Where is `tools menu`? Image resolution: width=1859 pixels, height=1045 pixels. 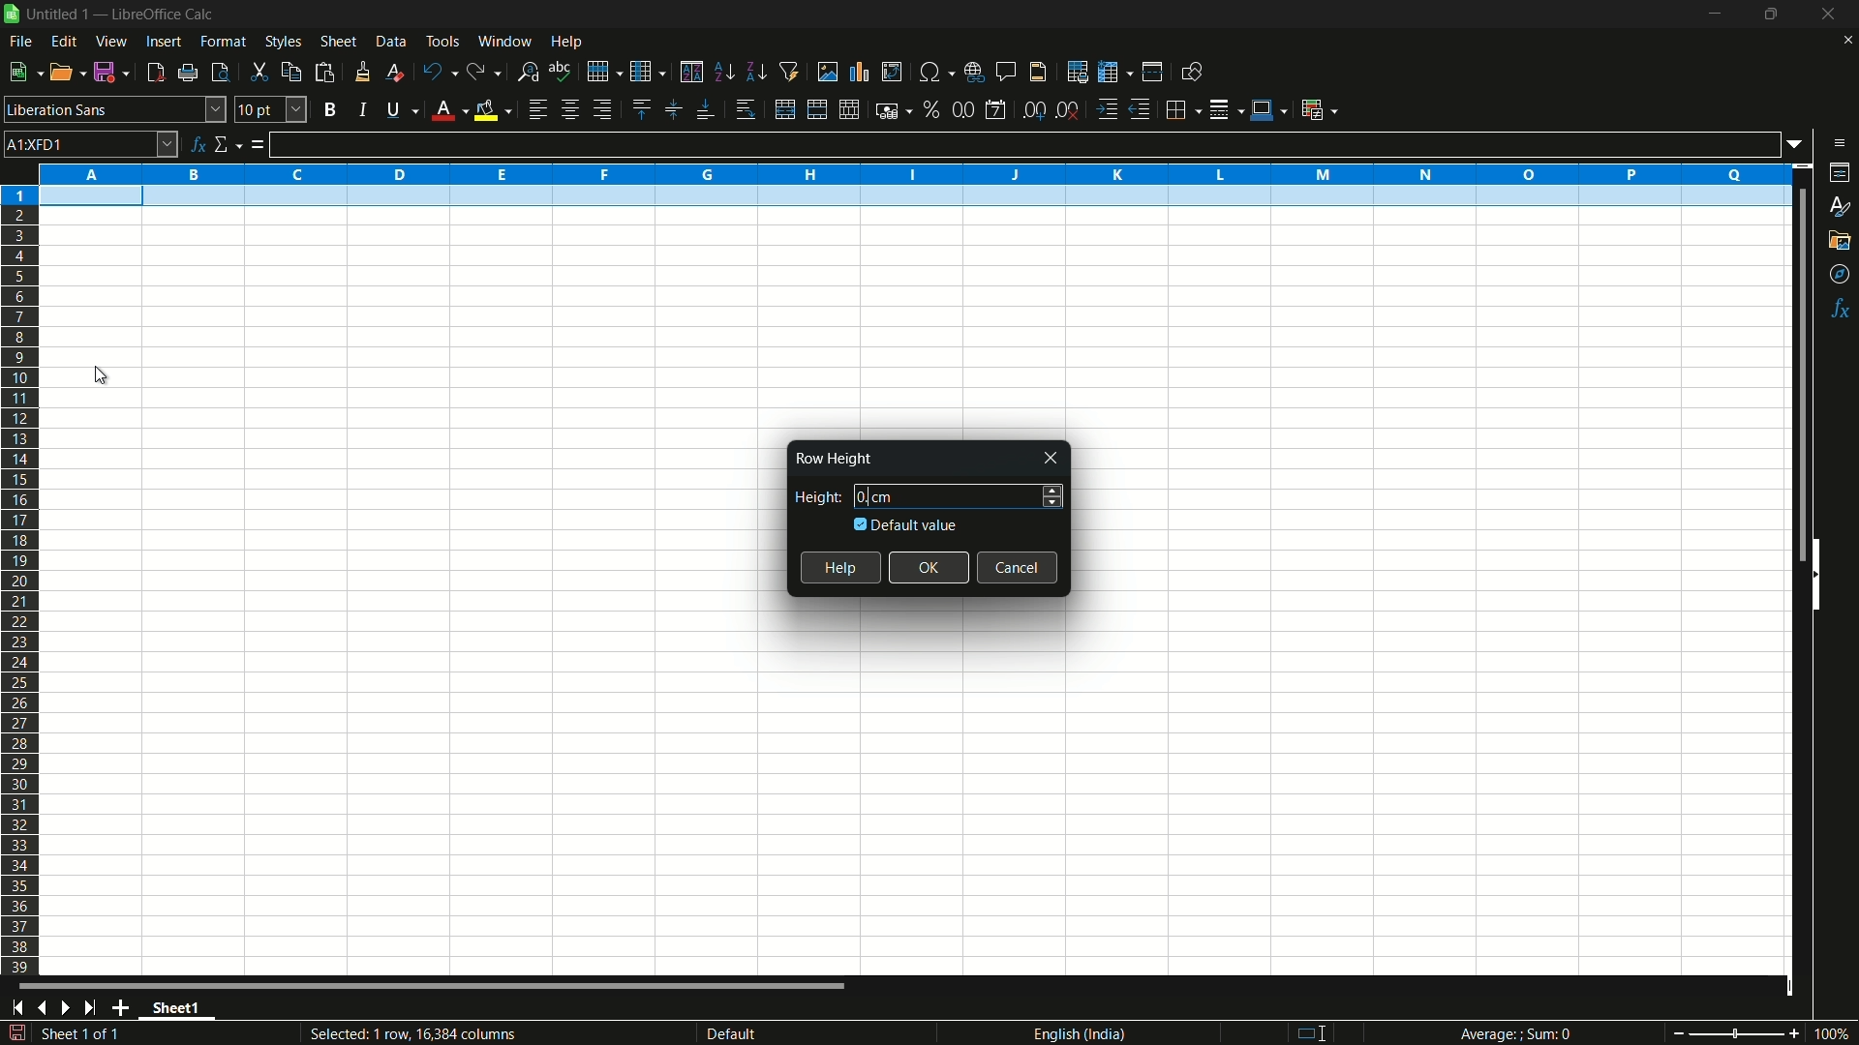
tools menu is located at coordinates (442, 41).